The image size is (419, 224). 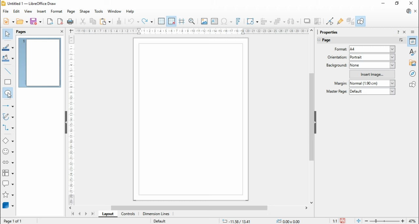 I want to click on Default, so click(x=159, y=220).